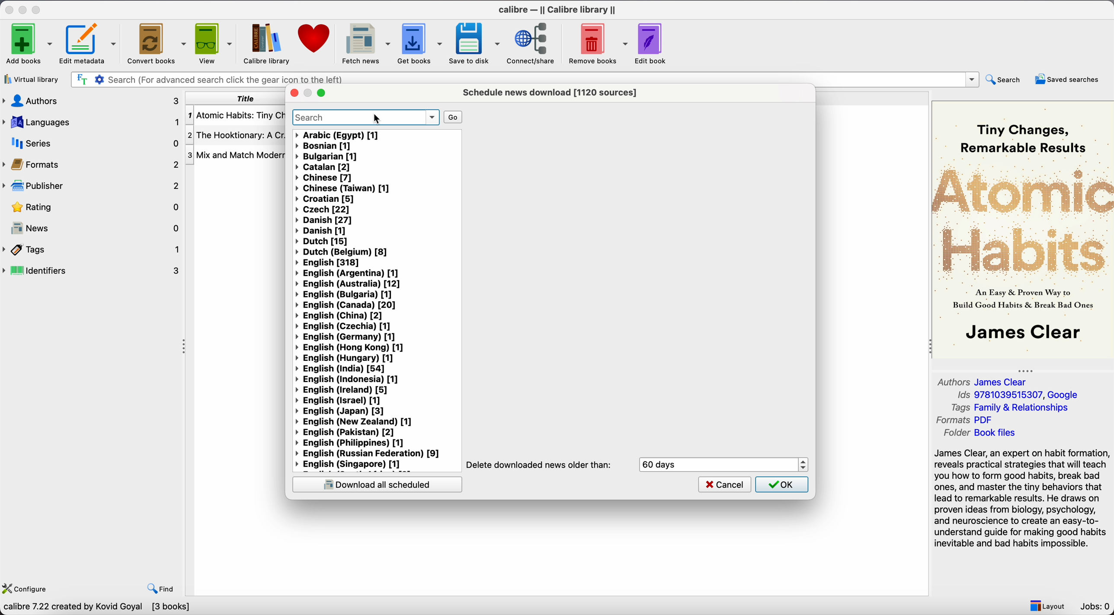 This screenshot has height=615, width=1114. I want to click on Delete downloads news older than:, so click(540, 465).